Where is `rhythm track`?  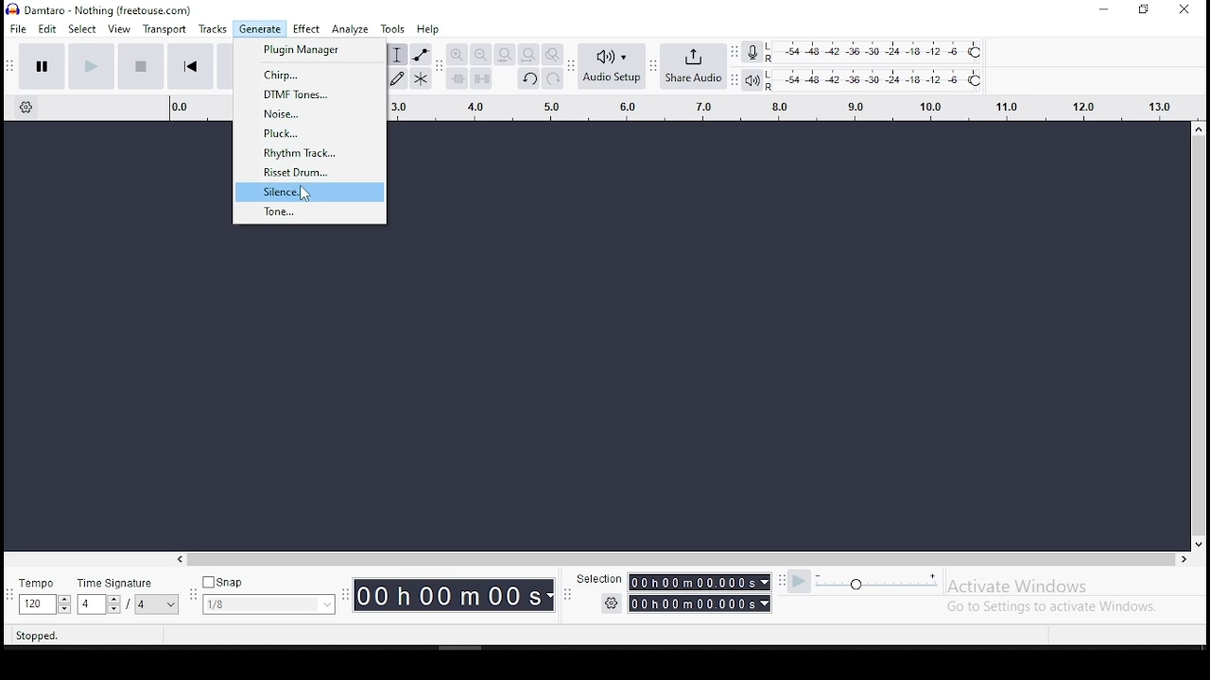 rhythm track is located at coordinates (310, 152).